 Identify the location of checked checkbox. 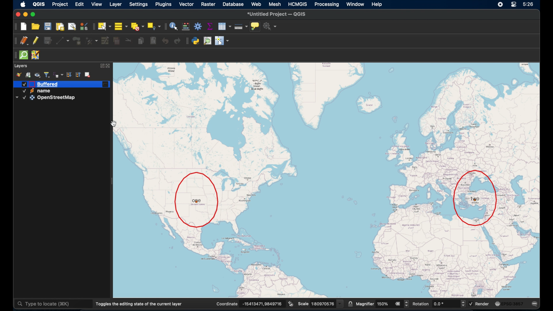
(471, 303).